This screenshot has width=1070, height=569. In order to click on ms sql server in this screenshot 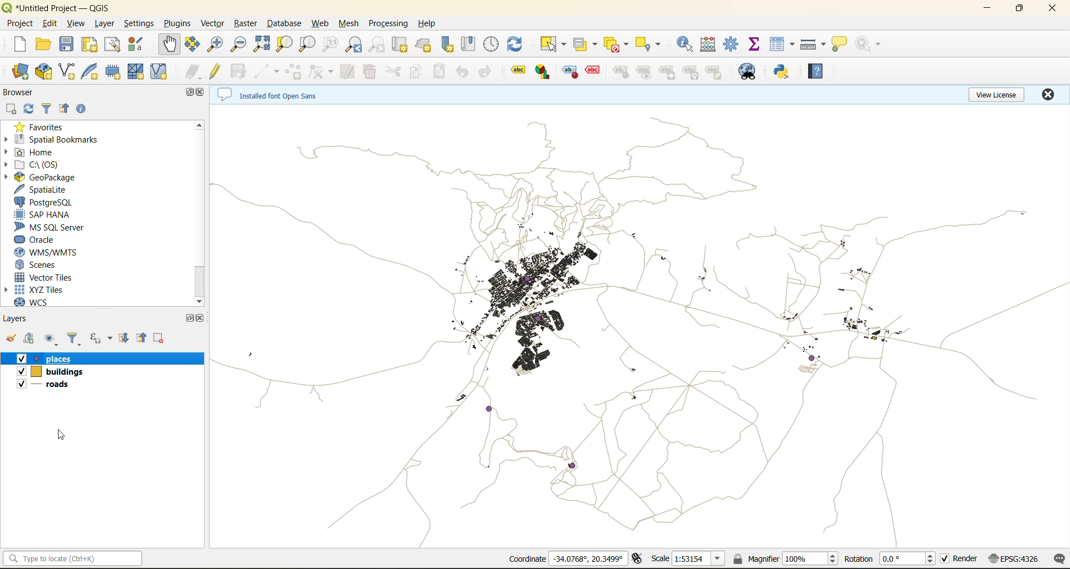, I will do `click(54, 227)`.